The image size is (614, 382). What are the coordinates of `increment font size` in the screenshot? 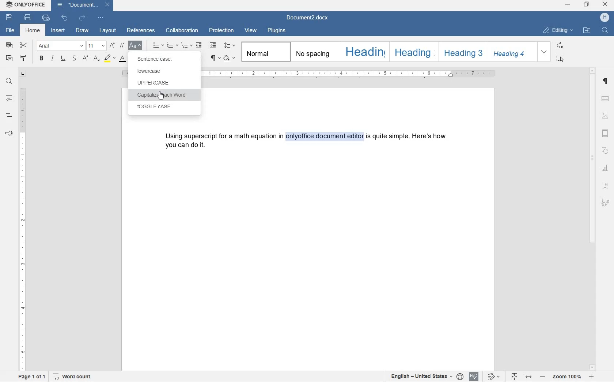 It's located at (111, 46).